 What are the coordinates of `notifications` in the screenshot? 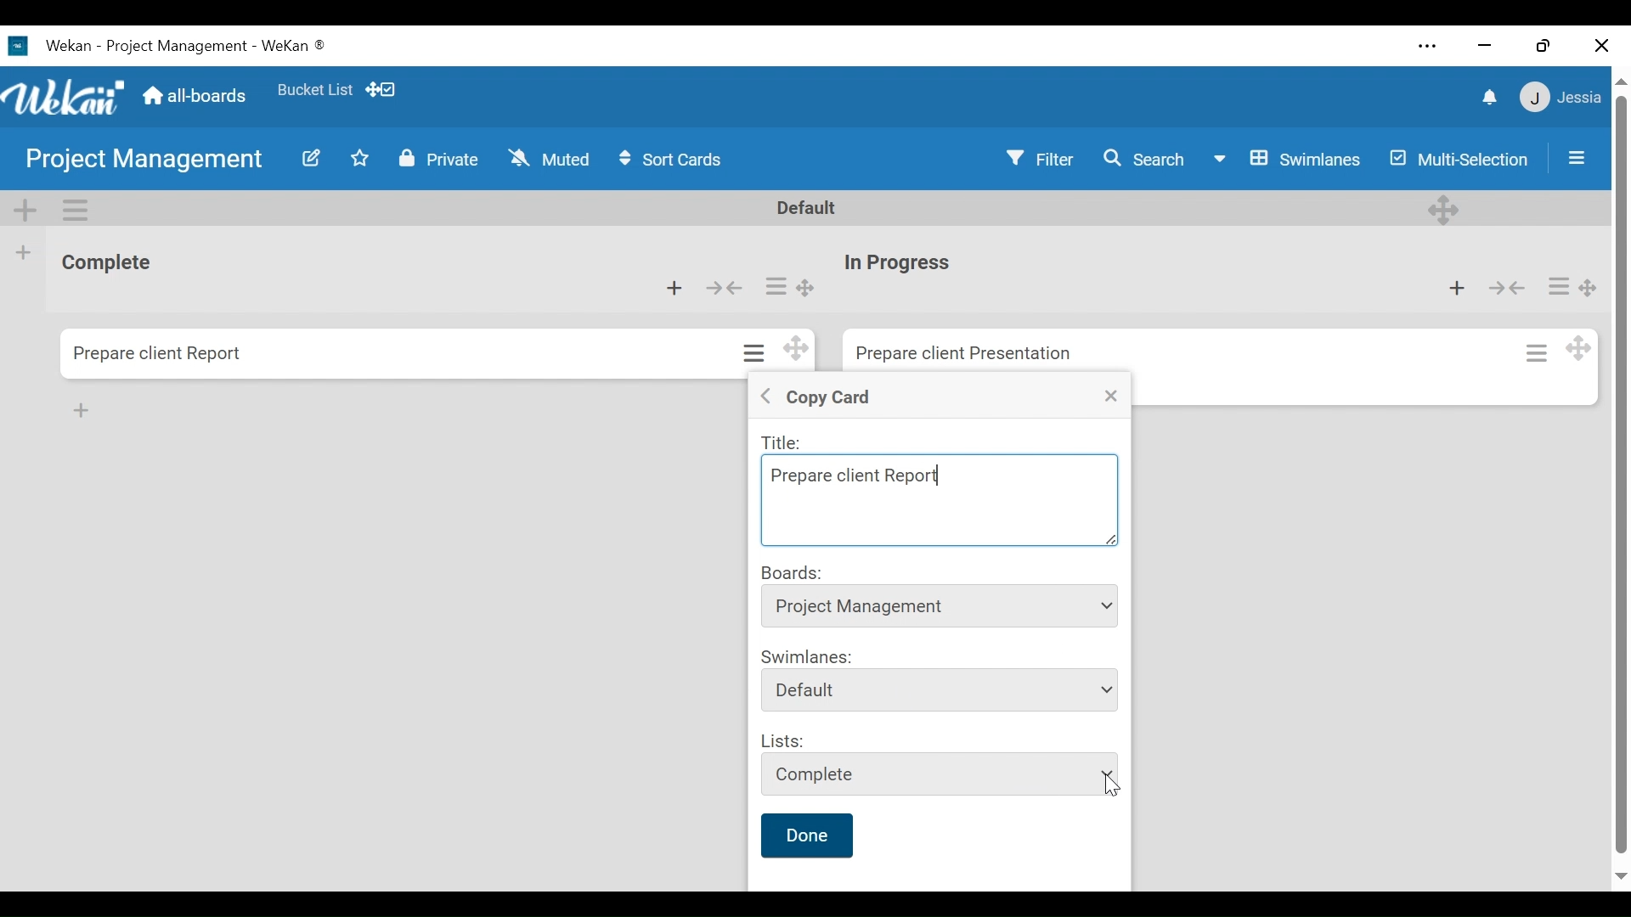 It's located at (1496, 97).